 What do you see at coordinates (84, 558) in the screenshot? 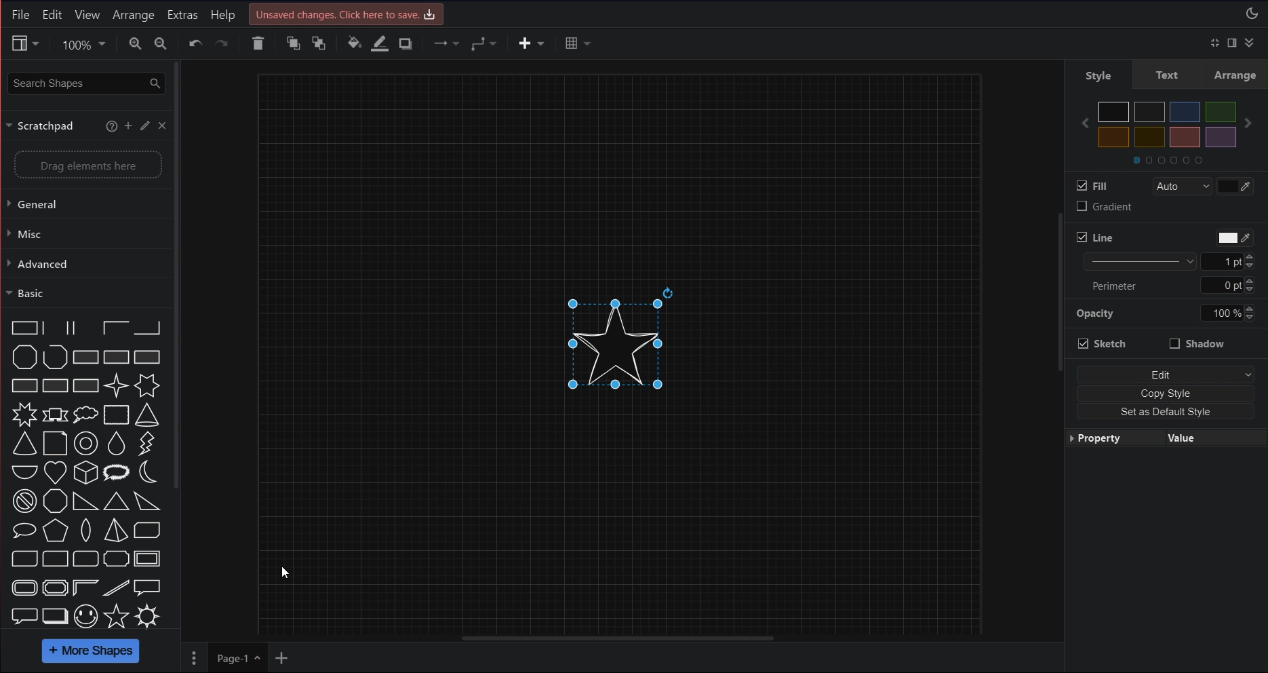
I see `rounded rectangle (three corners)` at bounding box center [84, 558].